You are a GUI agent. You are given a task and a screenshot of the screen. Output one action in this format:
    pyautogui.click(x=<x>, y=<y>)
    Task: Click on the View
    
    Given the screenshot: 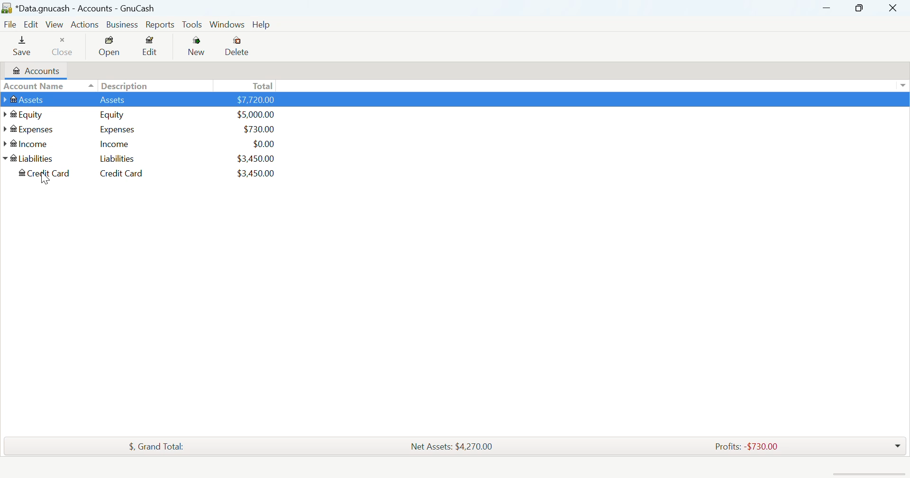 What is the action you would take?
    pyautogui.click(x=54, y=24)
    